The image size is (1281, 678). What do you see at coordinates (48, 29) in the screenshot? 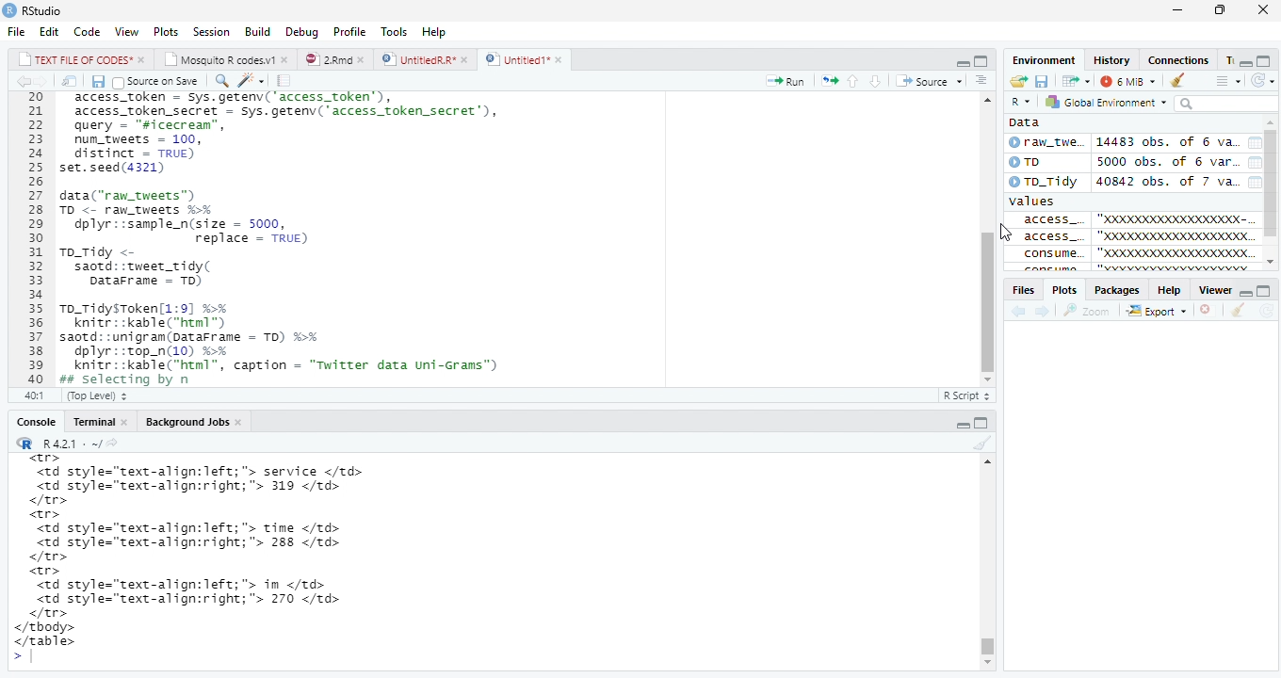
I see `Edit` at bounding box center [48, 29].